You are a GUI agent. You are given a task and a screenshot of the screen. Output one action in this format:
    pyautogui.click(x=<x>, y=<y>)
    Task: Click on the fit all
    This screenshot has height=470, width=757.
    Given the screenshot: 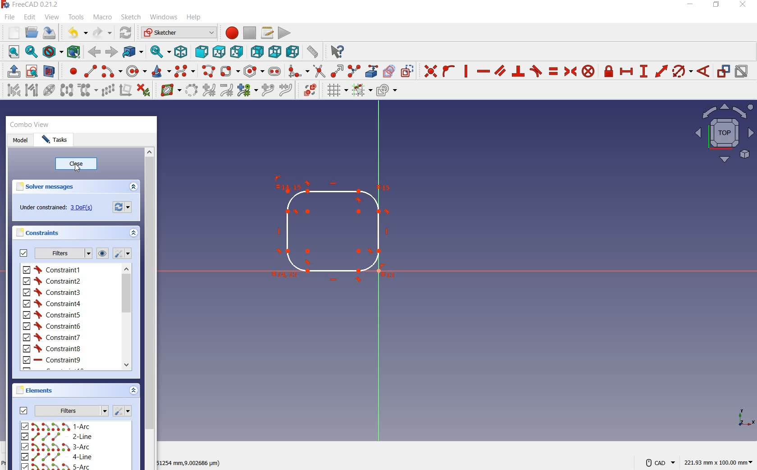 What is the action you would take?
    pyautogui.click(x=13, y=52)
    